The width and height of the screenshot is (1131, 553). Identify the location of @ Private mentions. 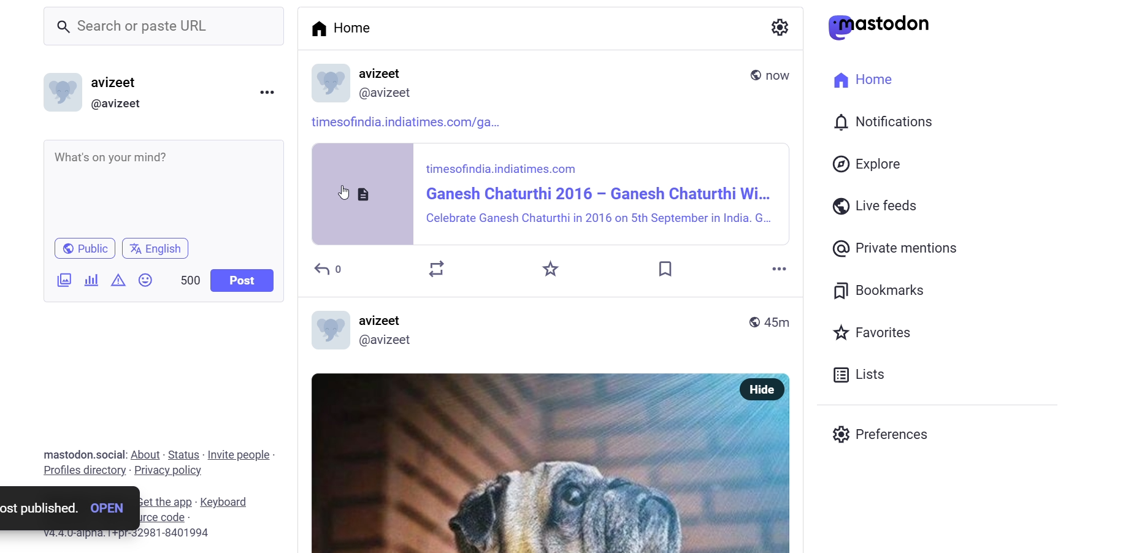
(895, 249).